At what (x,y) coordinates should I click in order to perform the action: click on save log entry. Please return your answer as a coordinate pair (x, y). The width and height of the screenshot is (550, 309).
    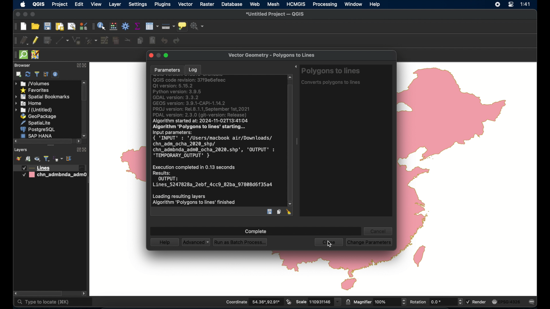
    Looking at the image, I should click on (270, 211).